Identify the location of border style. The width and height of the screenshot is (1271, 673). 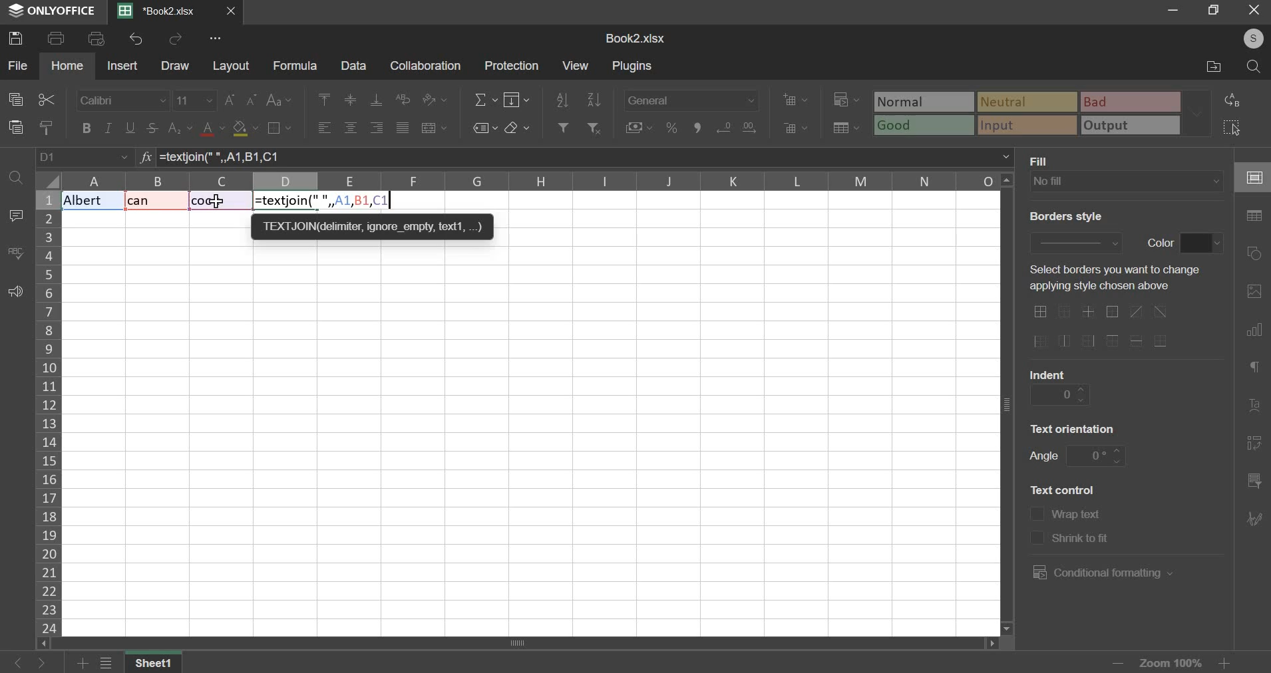
(1075, 241).